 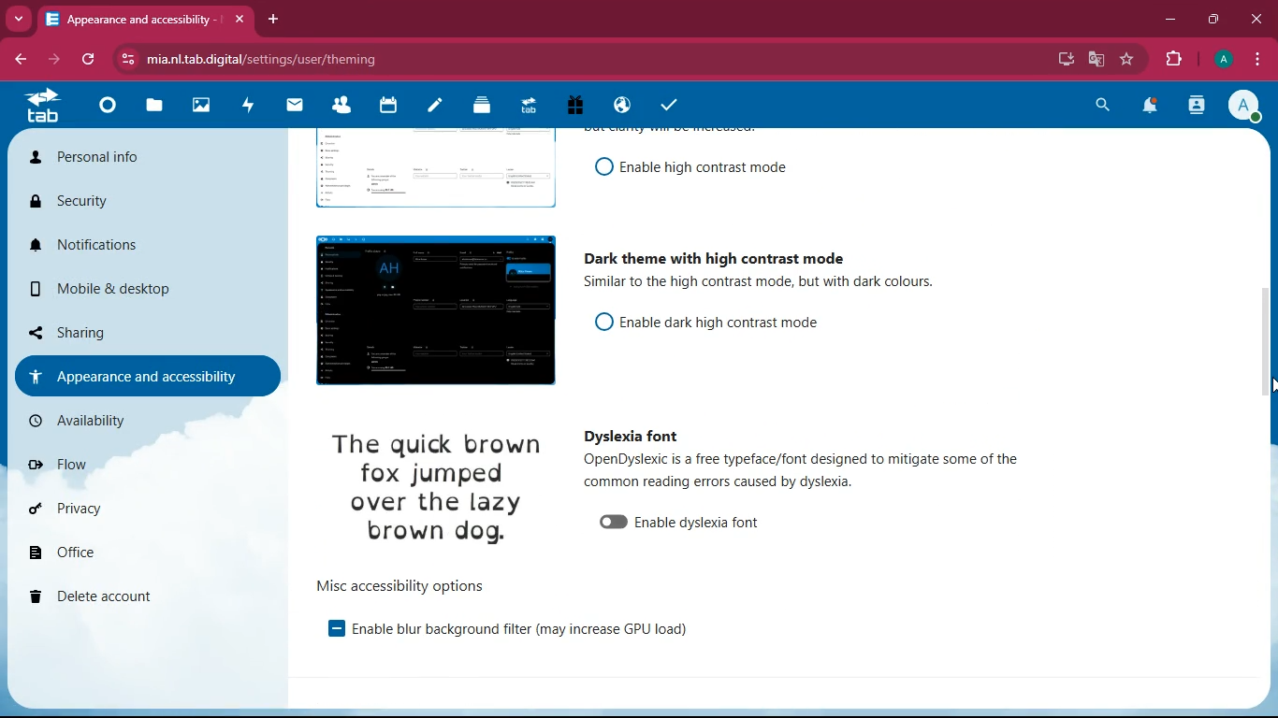 What do you see at coordinates (723, 319) in the screenshot?
I see `enable` at bounding box center [723, 319].